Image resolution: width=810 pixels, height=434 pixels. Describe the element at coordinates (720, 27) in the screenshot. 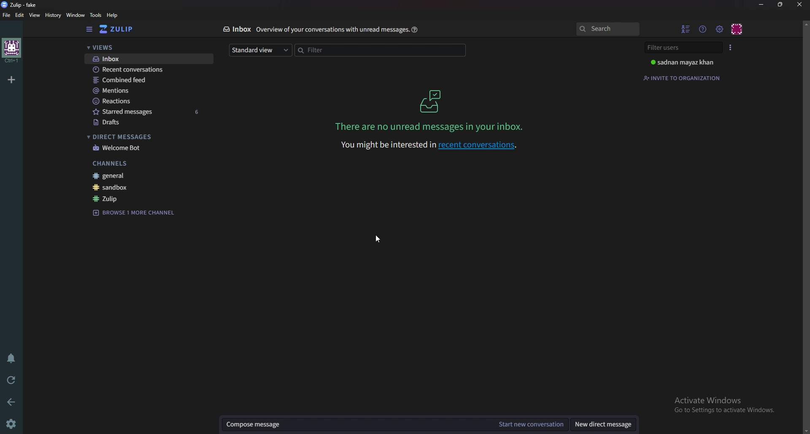

I see `main menu` at that location.